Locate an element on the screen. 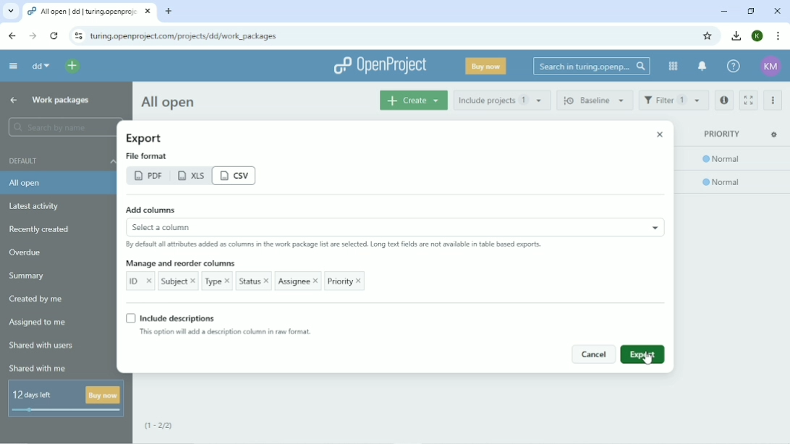 The width and height of the screenshot is (790, 444). Search is located at coordinates (590, 66).